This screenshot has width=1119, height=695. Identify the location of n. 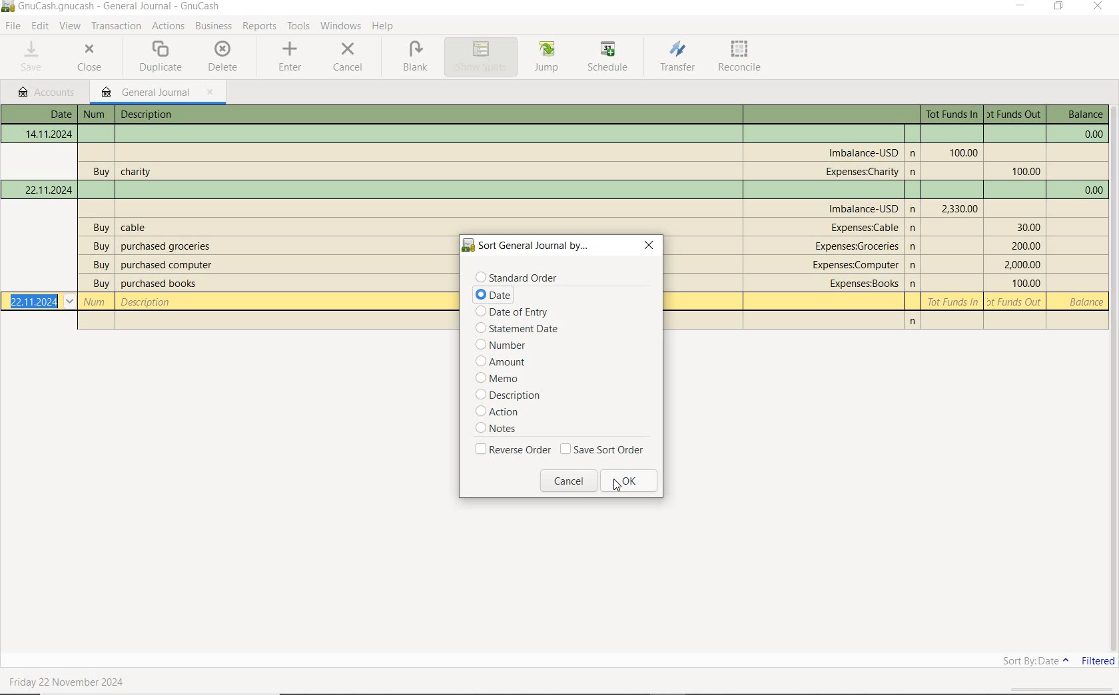
(915, 173).